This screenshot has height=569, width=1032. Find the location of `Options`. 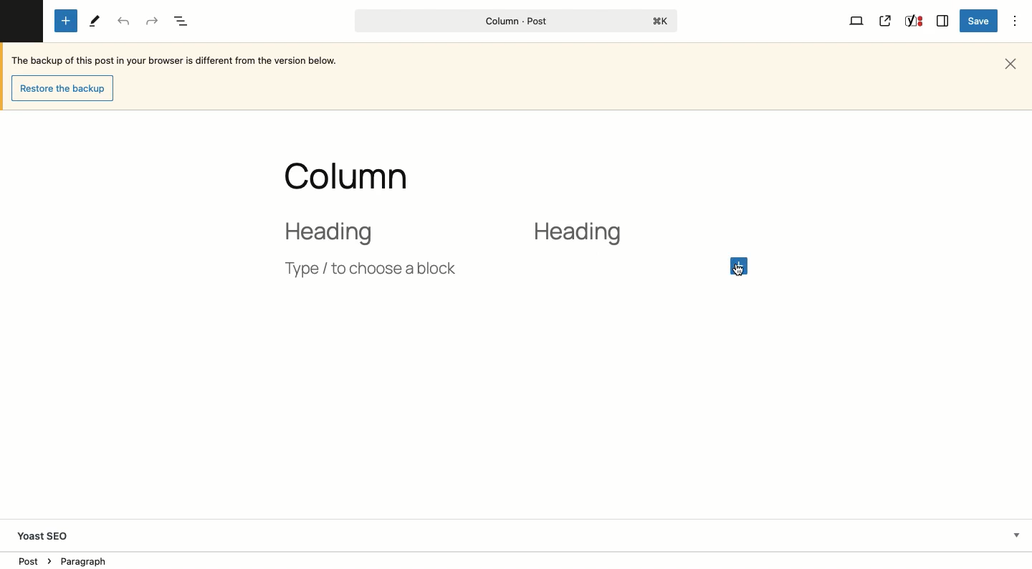

Options is located at coordinates (1016, 20).